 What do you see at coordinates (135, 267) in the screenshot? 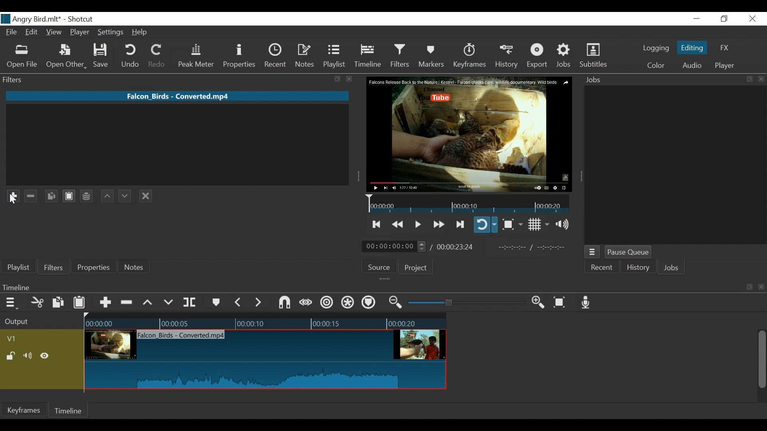
I see `Notes` at bounding box center [135, 267].